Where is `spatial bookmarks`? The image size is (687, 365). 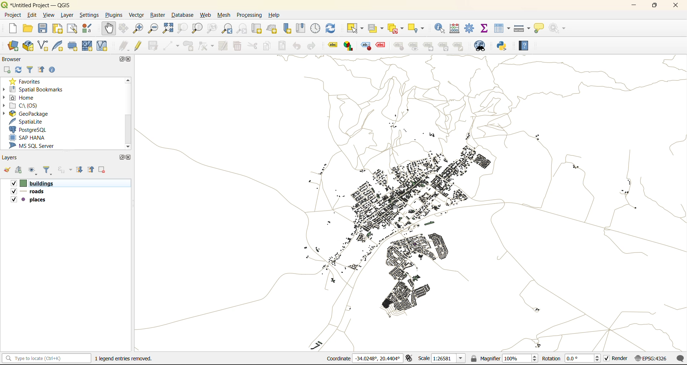 spatial bookmarks is located at coordinates (39, 90).